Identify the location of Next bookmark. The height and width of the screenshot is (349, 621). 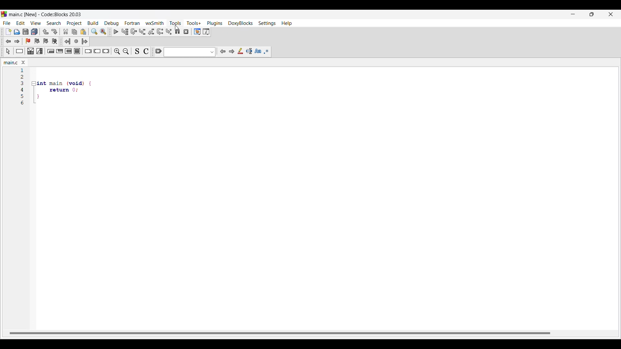
(46, 41).